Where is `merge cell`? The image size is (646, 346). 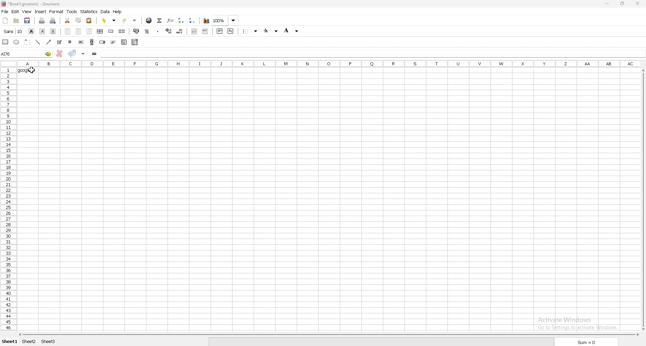 merge cell is located at coordinates (111, 31).